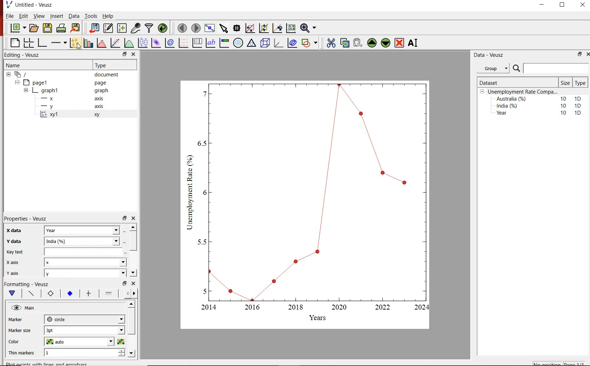 The image size is (590, 366). What do you see at coordinates (238, 43) in the screenshot?
I see `polar graph` at bounding box center [238, 43].